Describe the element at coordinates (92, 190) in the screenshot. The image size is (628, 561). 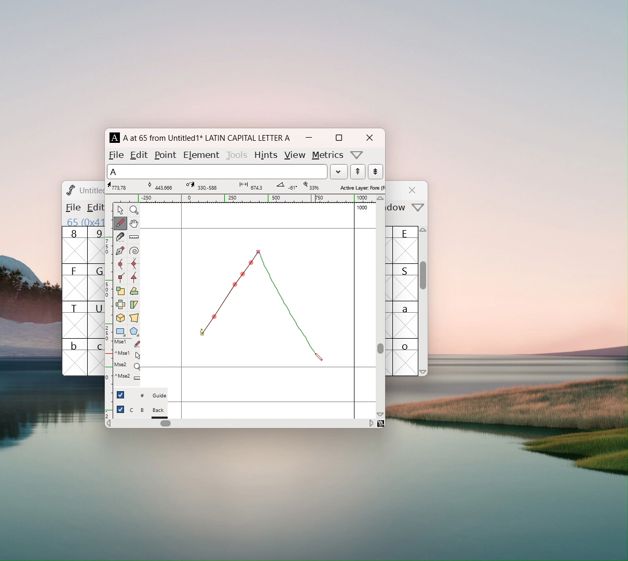
I see `Untitled? Untitled1.sfd (1508859-1)` at that location.